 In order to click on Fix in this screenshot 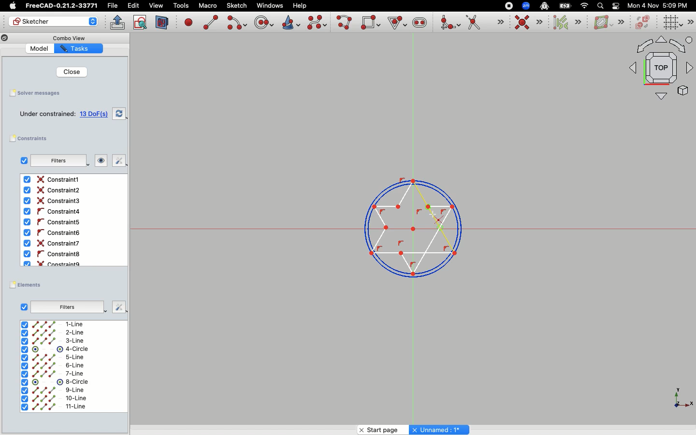, I will do `click(116, 161)`.